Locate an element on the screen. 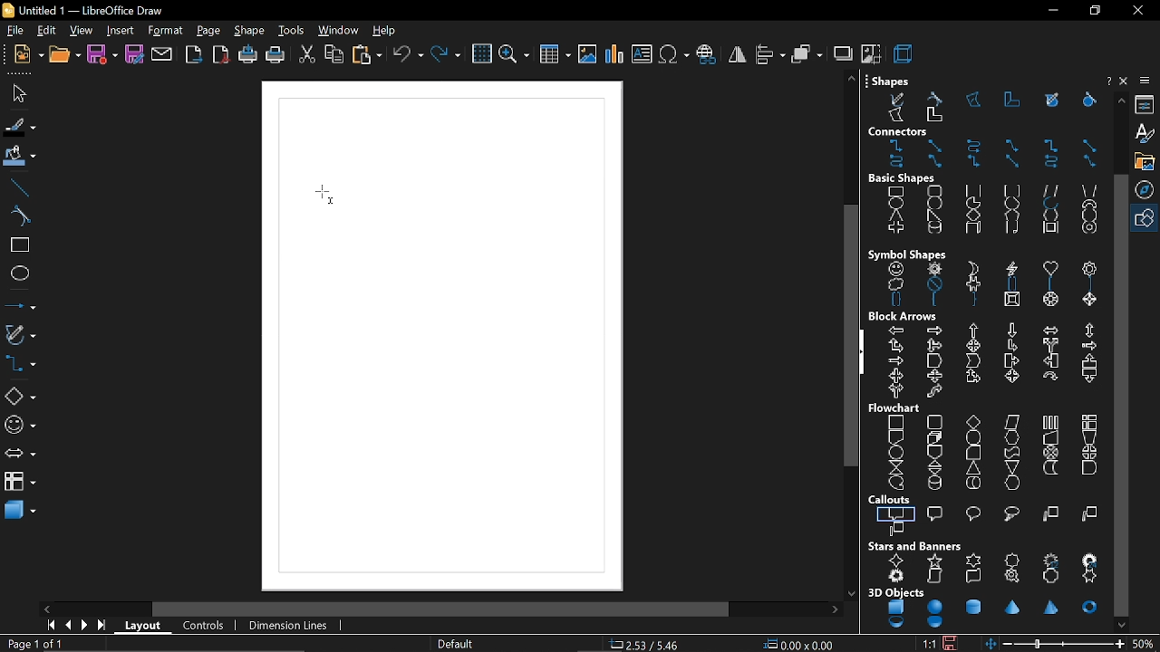  left arrow callout is located at coordinates (1050, 360).